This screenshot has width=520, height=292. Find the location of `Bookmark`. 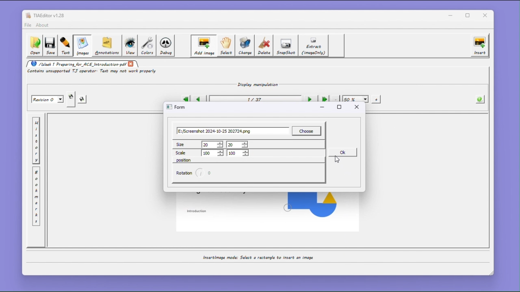

Bookmark is located at coordinates (36, 197).